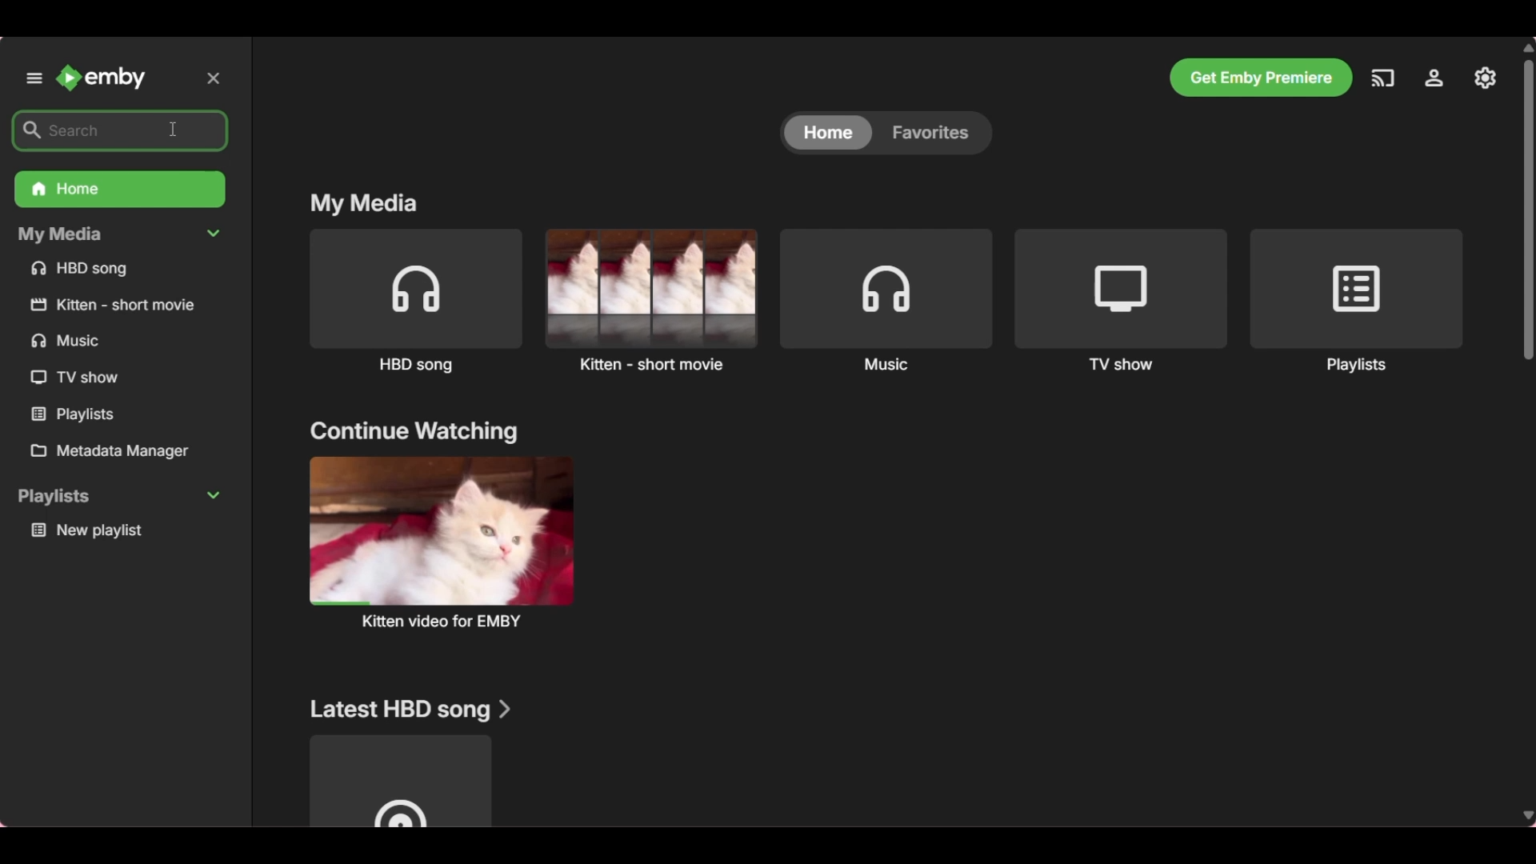  What do you see at coordinates (125, 531) in the screenshot?
I see `New Playlist` at bounding box center [125, 531].